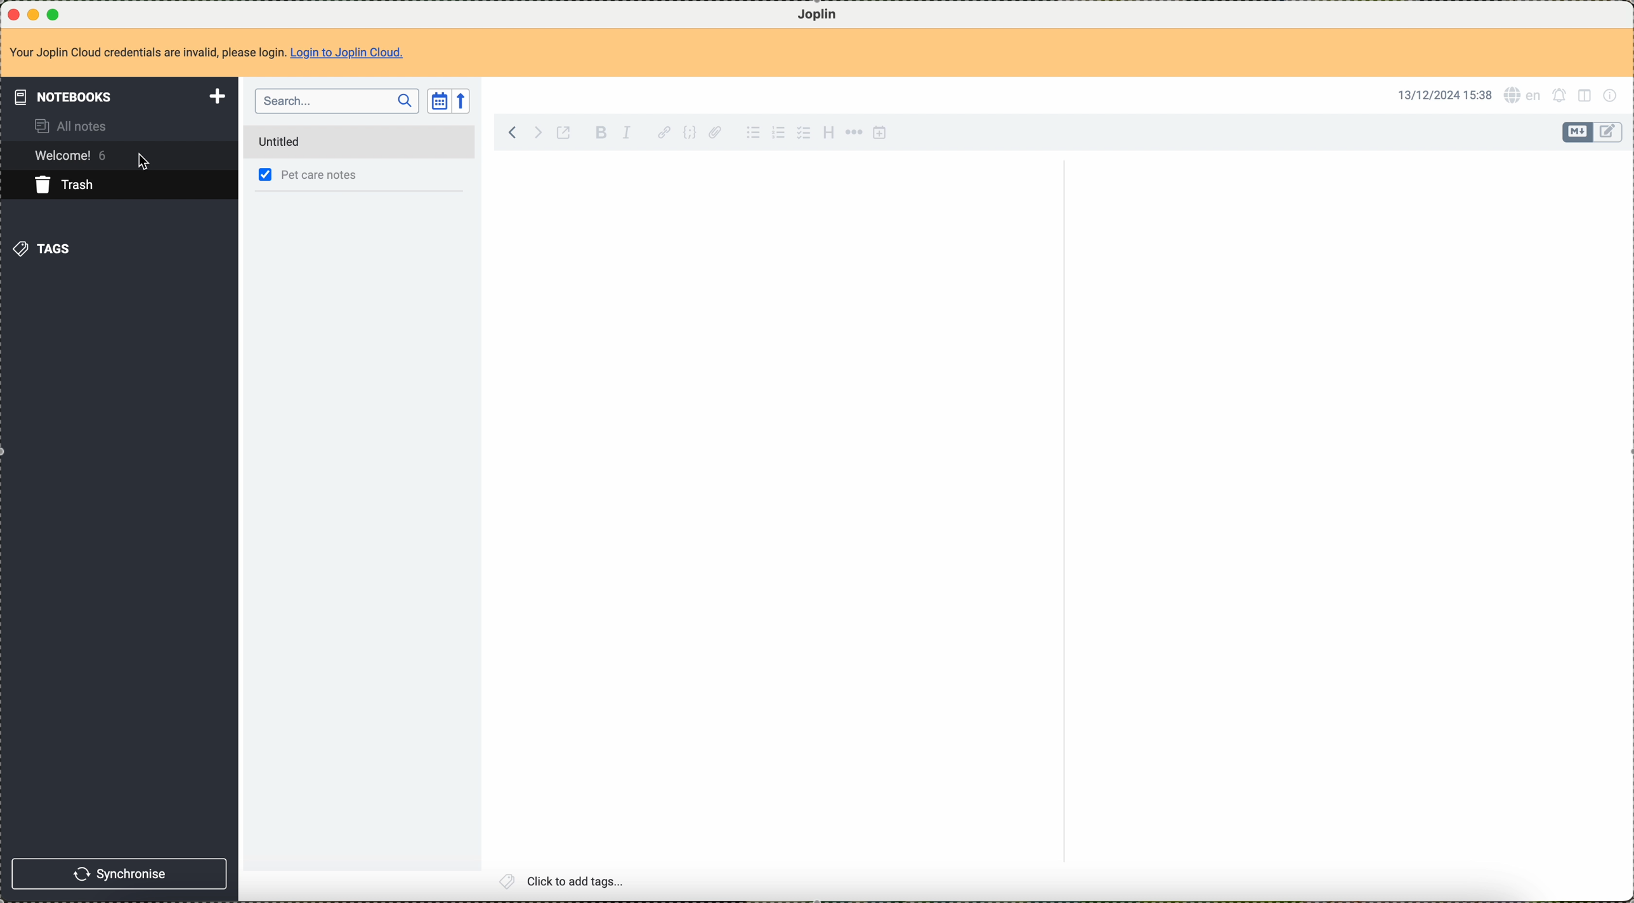 Image resolution: width=1634 pixels, height=903 pixels. I want to click on bulleted list, so click(752, 134).